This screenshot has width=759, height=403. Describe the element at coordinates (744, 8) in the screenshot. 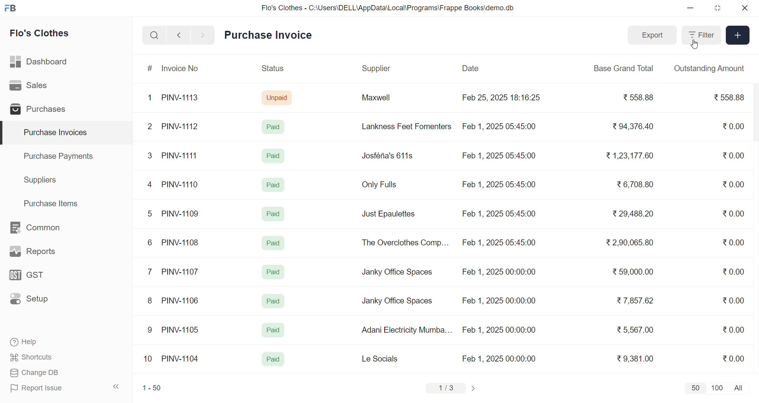

I see `close` at that location.